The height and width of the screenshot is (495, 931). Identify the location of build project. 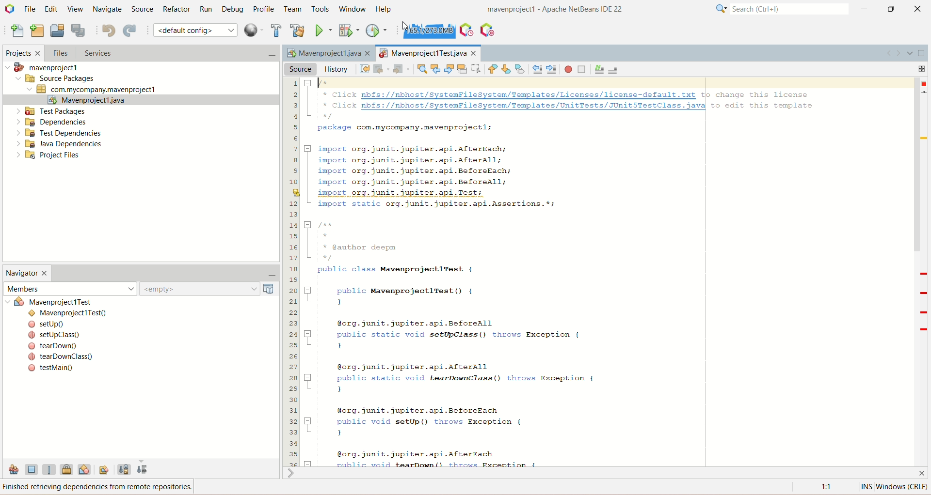
(275, 30).